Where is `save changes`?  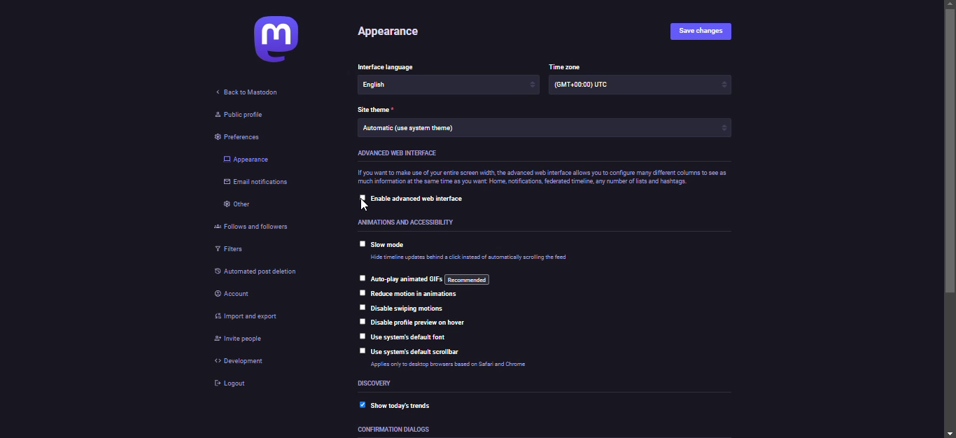 save changes is located at coordinates (703, 31).